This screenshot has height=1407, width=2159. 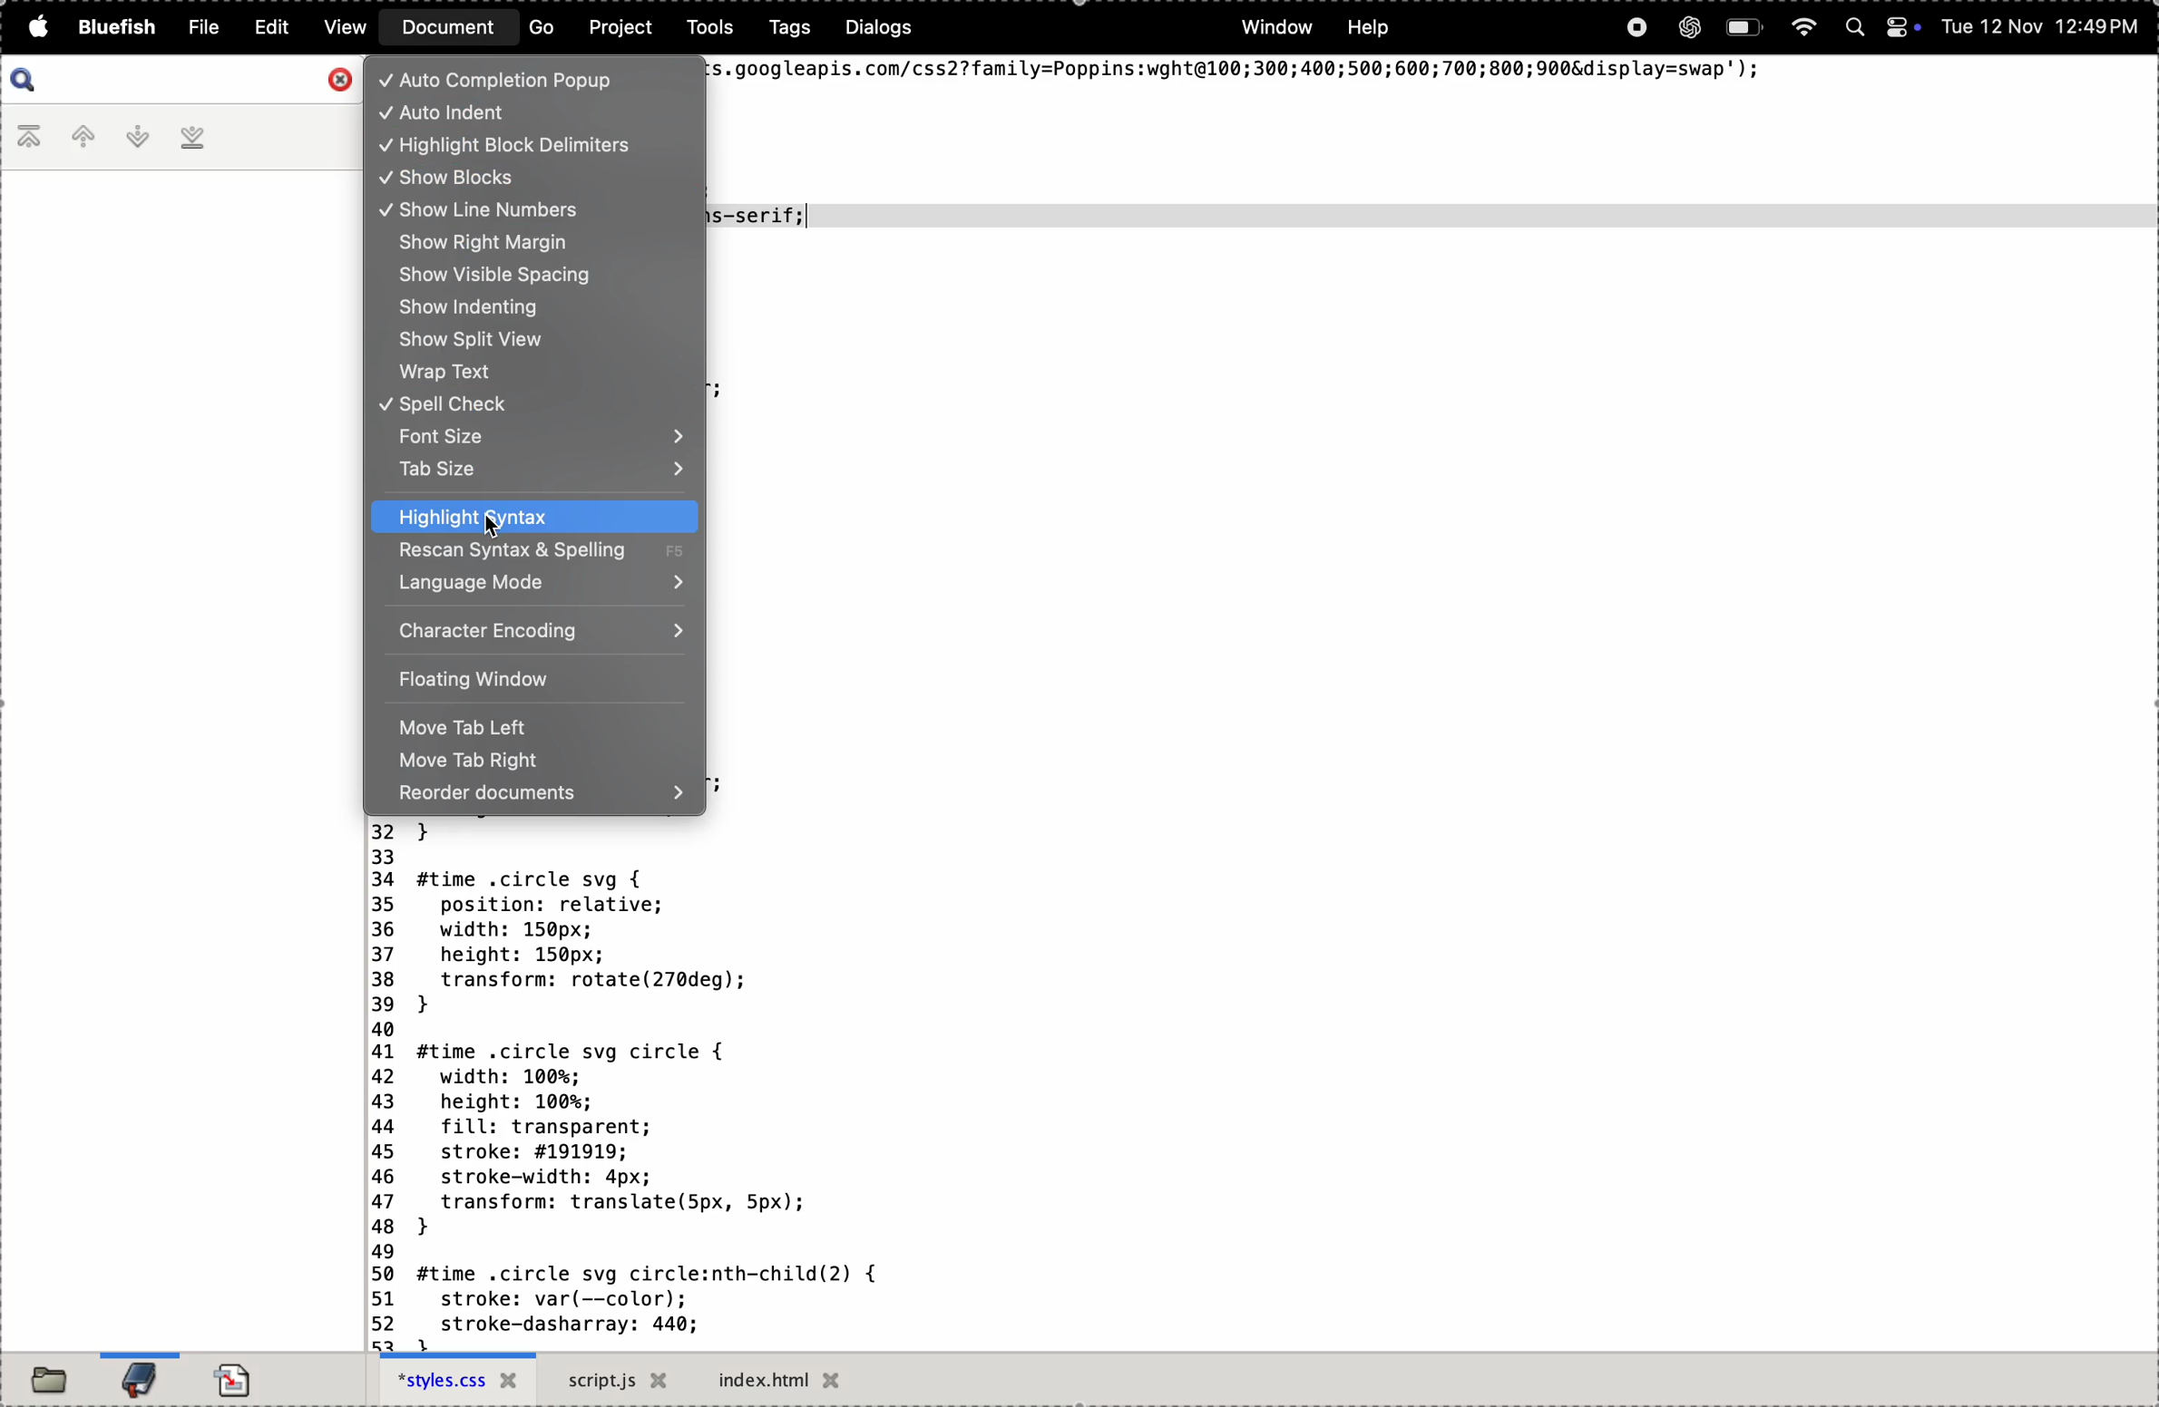 I want to click on tools, so click(x=705, y=30).